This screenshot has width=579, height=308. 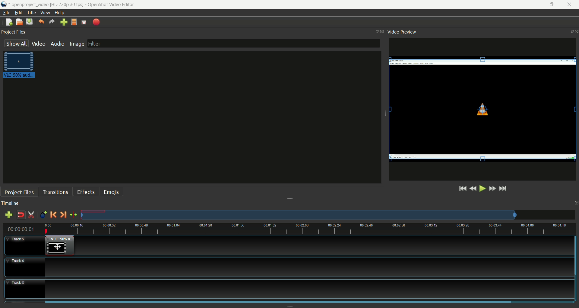 What do you see at coordinates (52, 22) in the screenshot?
I see `redo` at bounding box center [52, 22].